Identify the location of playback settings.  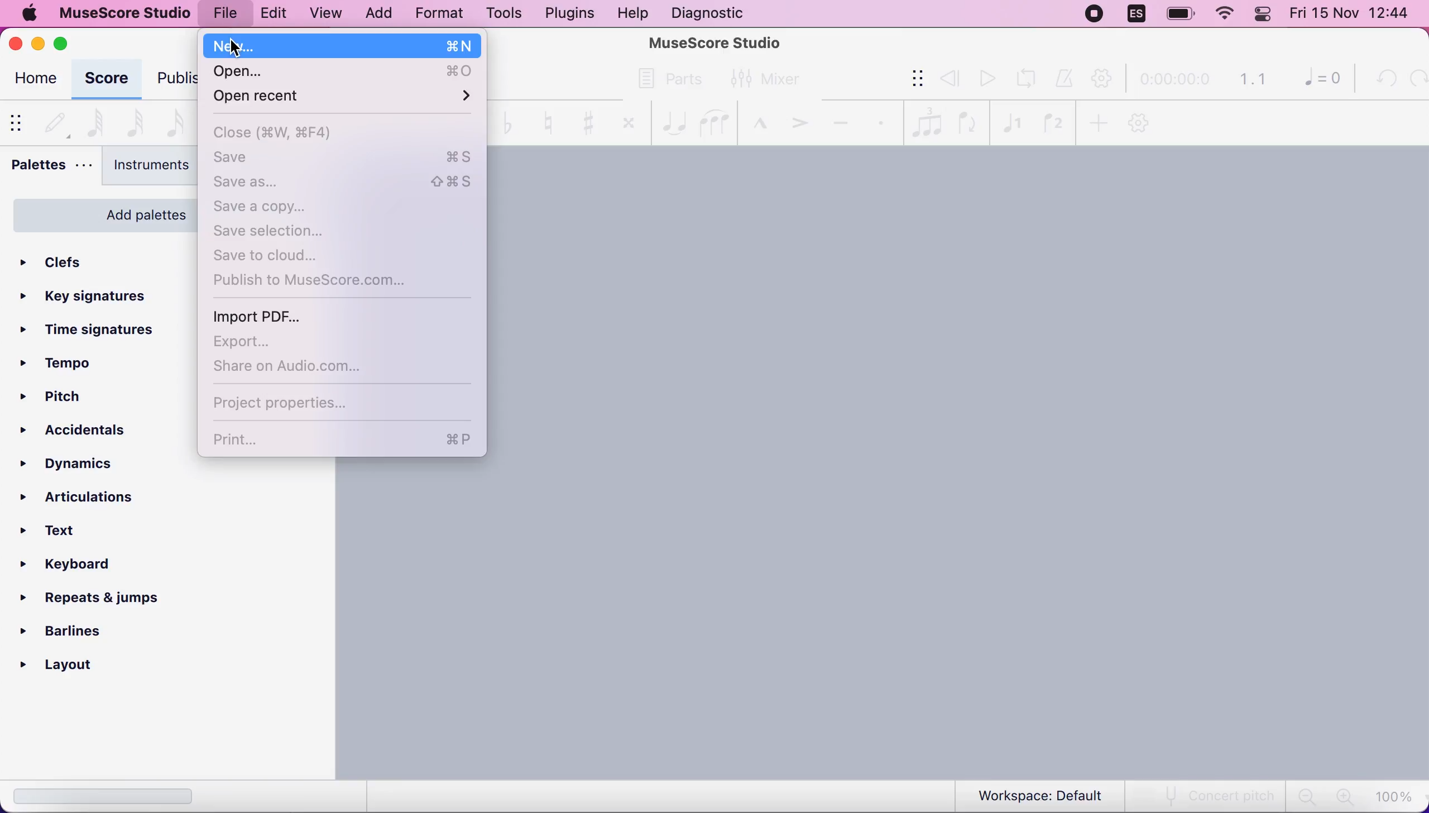
(1105, 79).